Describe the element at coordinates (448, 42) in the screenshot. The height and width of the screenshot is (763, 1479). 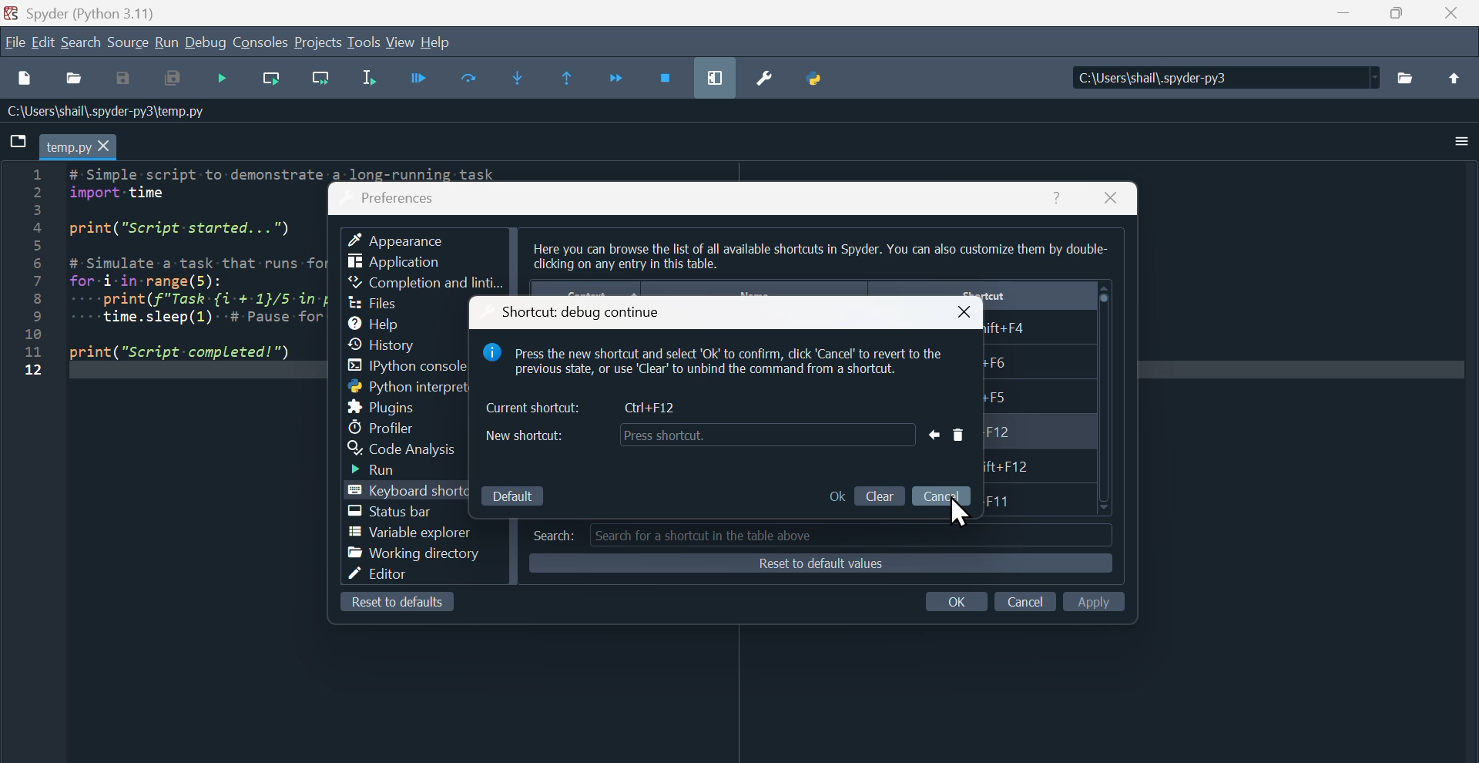
I see `help` at that location.